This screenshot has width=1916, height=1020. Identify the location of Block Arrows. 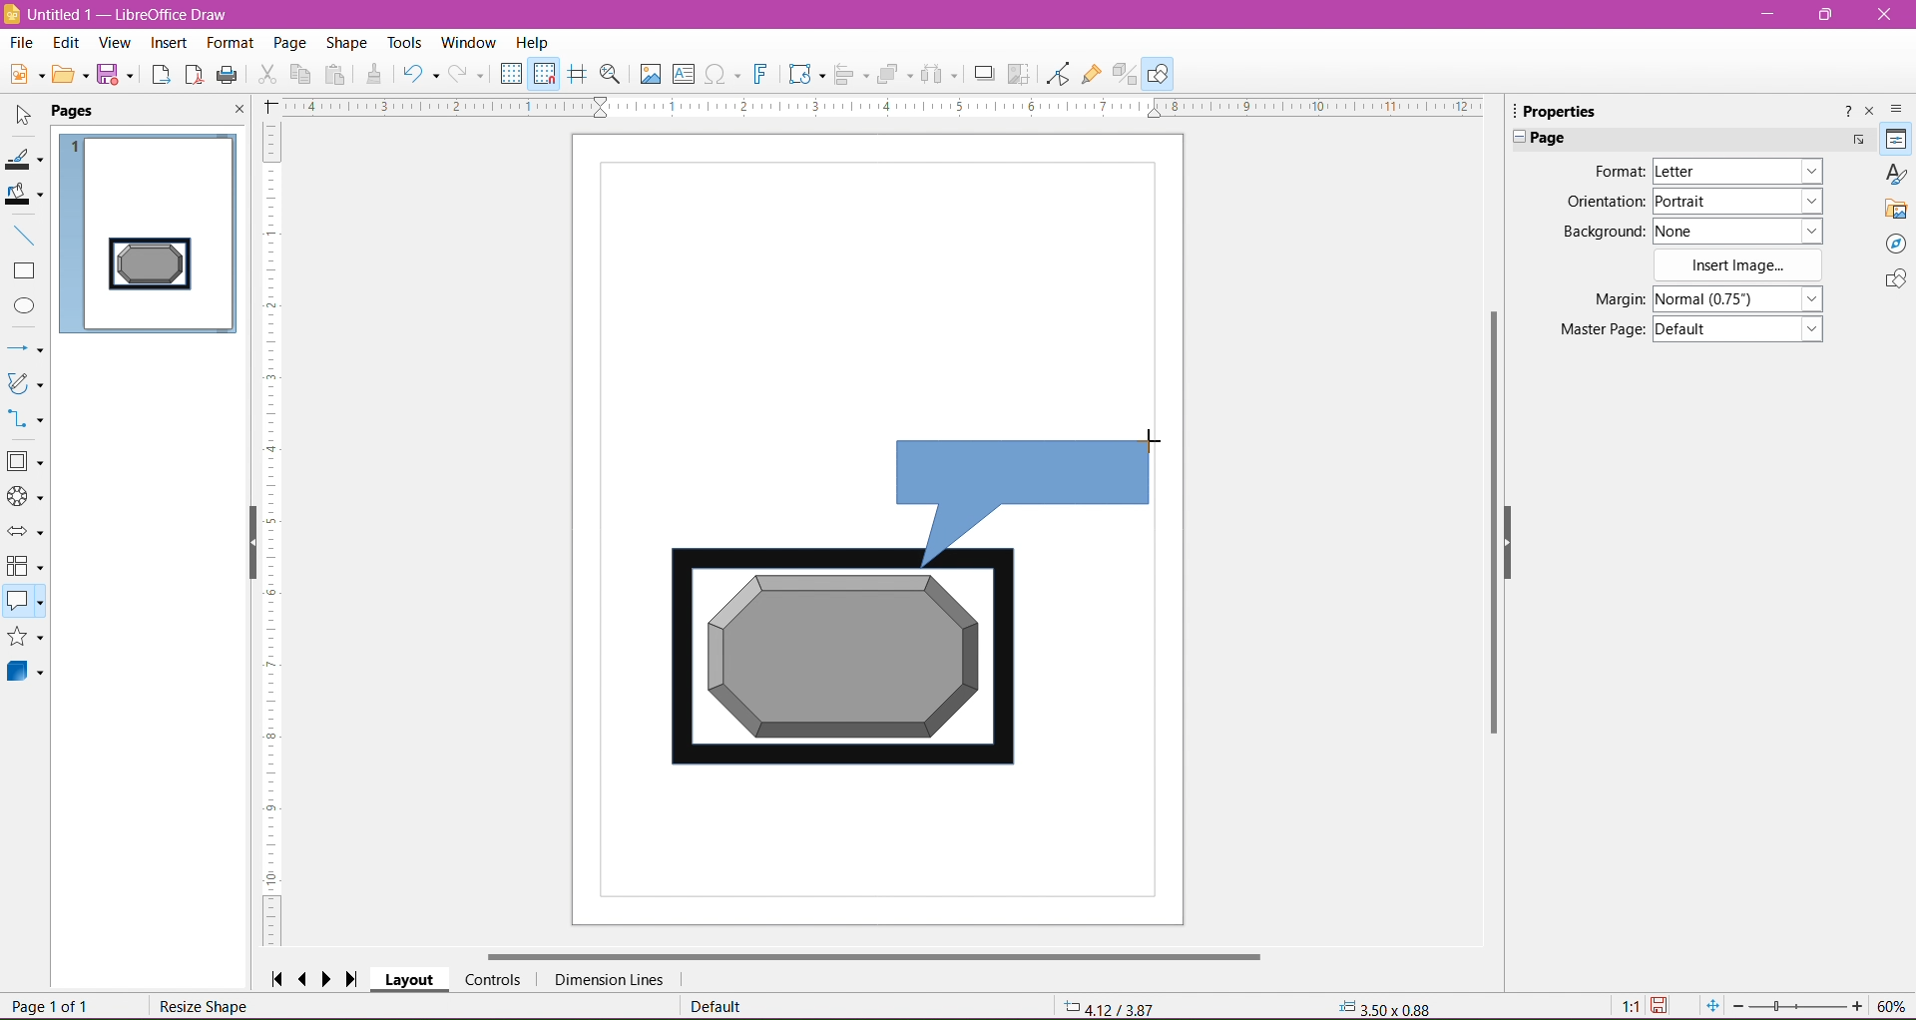
(26, 532).